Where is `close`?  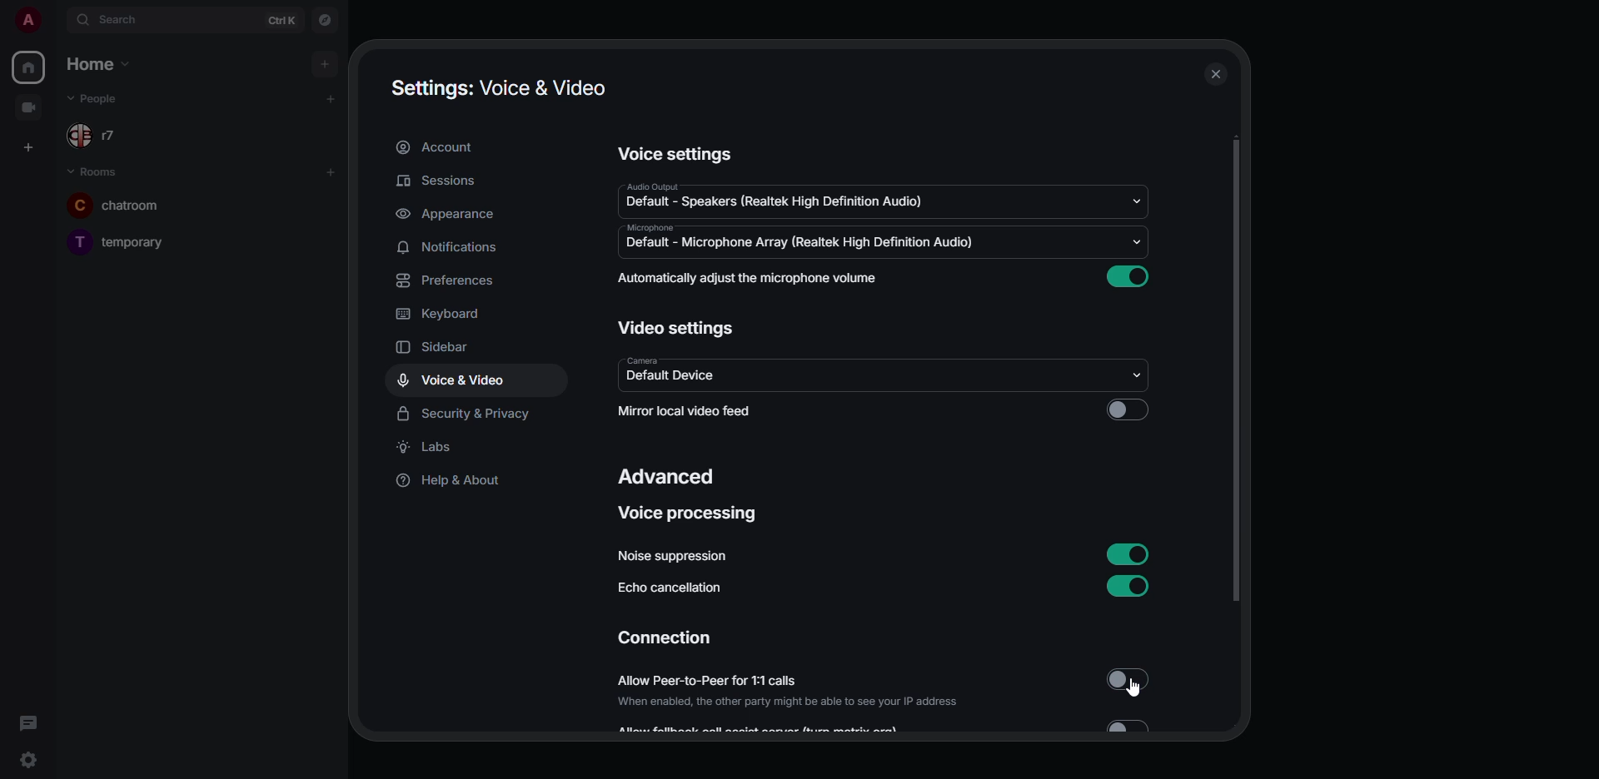
close is located at coordinates (1214, 75).